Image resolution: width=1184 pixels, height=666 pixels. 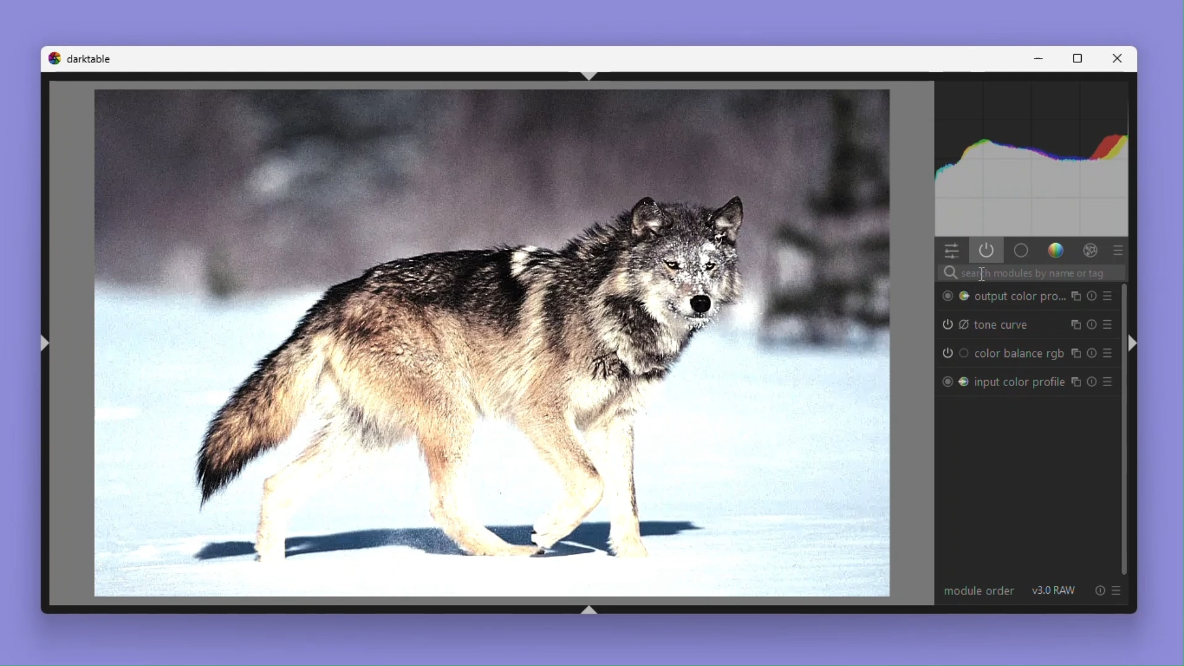 What do you see at coordinates (952, 251) in the screenshot?
I see `Quick Access` at bounding box center [952, 251].